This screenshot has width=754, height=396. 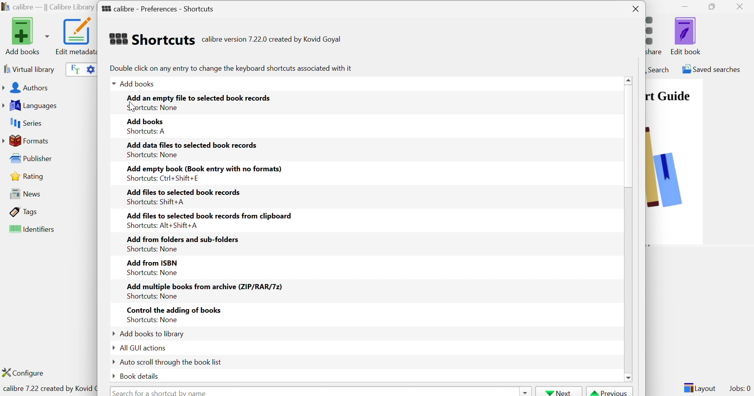 I want to click on Shortcuts: None, so click(x=152, y=296).